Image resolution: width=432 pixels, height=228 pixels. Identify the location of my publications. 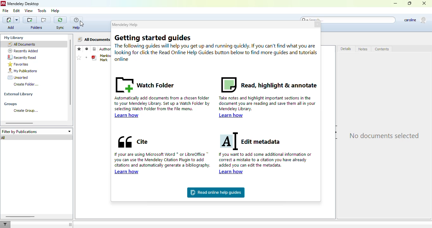
(23, 71).